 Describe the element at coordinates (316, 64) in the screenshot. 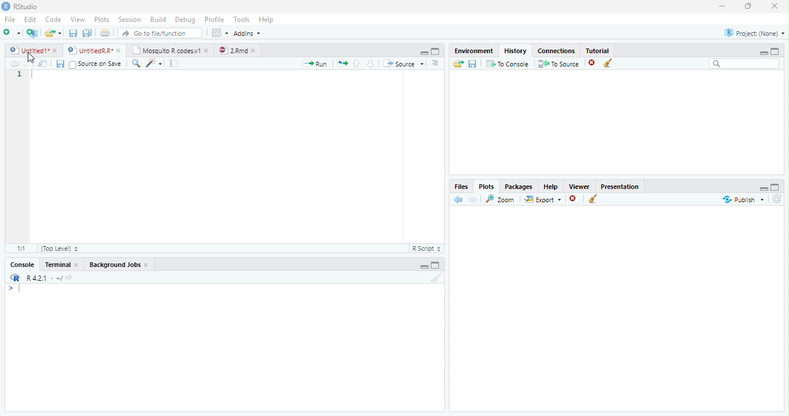

I see `Run` at that location.